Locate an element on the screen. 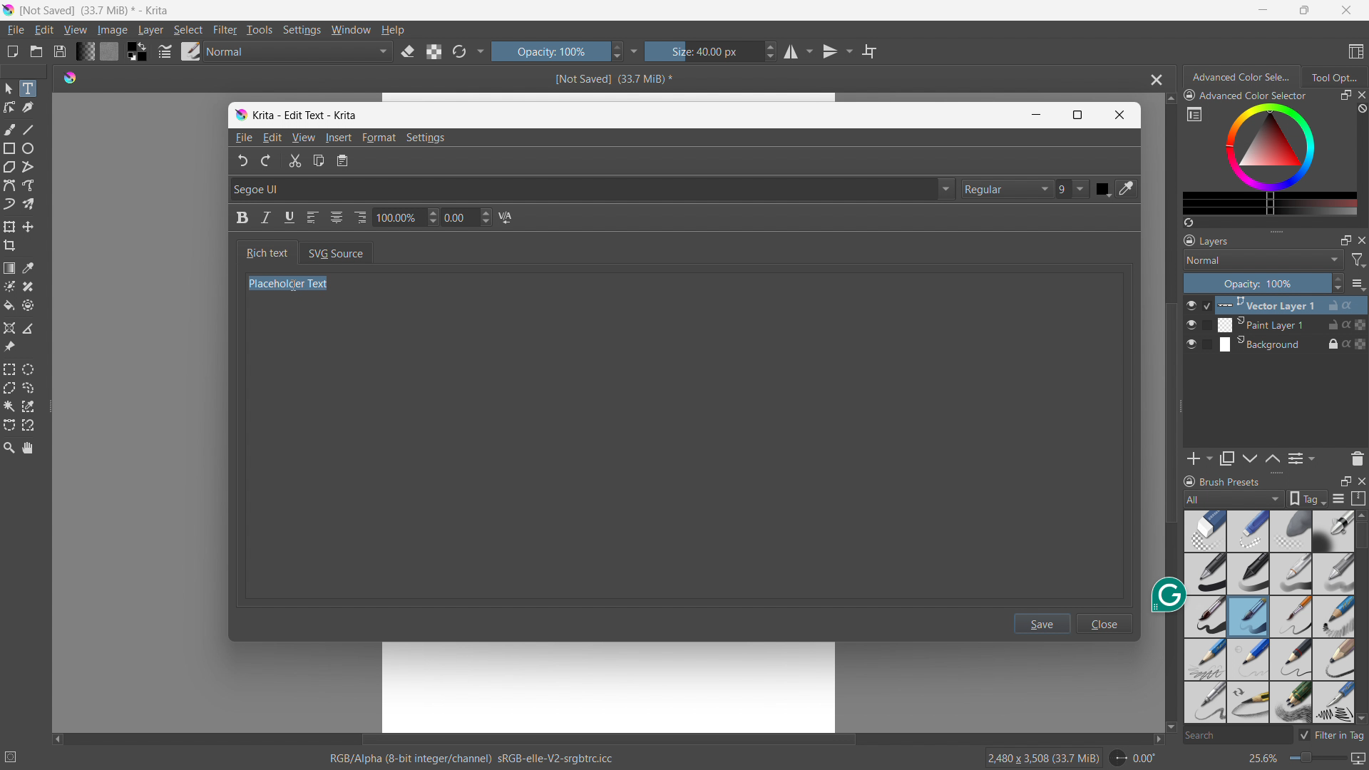 This screenshot has height=770, width=1369. maximize is located at coordinates (1078, 115).